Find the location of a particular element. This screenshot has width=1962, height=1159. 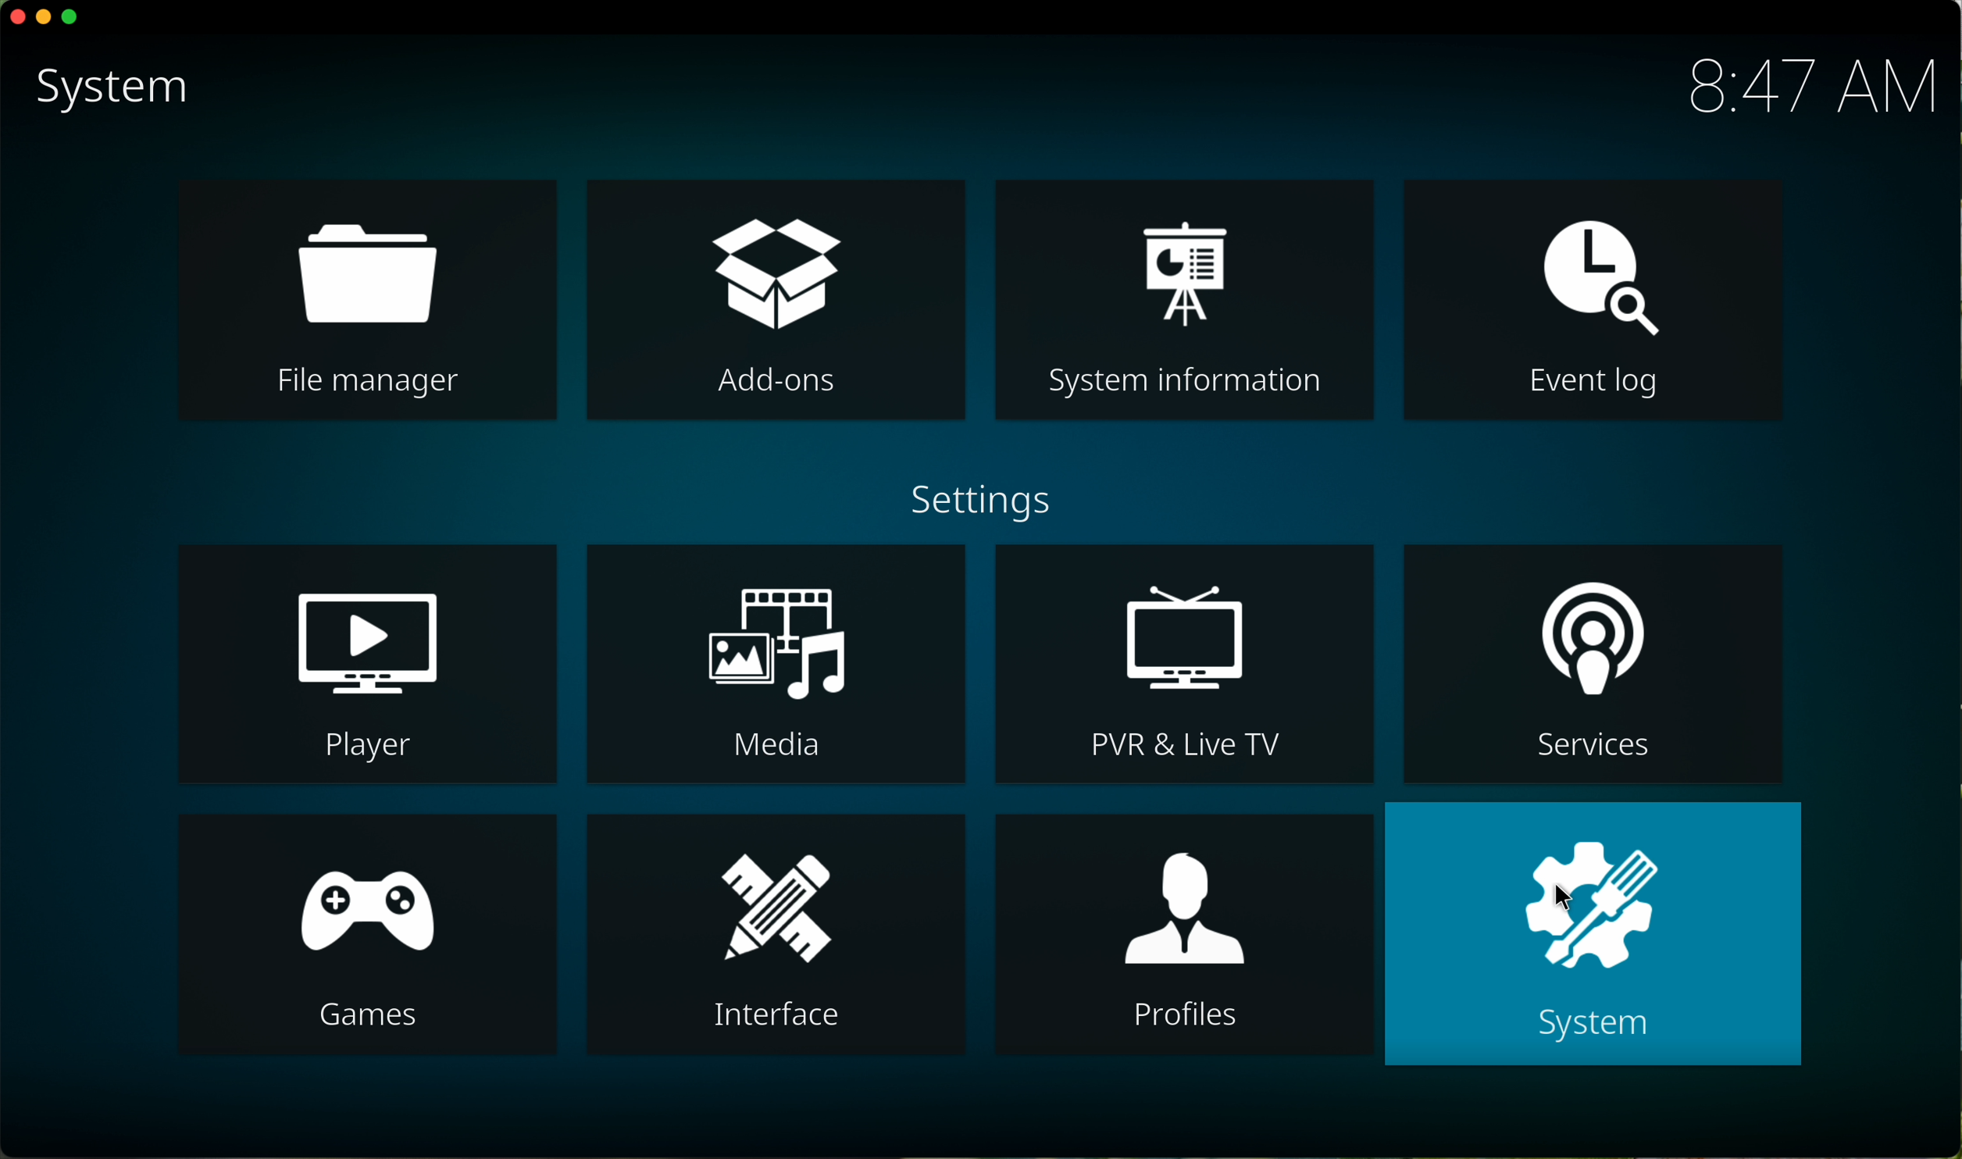

click on system is located at coordinates (1593, 935).